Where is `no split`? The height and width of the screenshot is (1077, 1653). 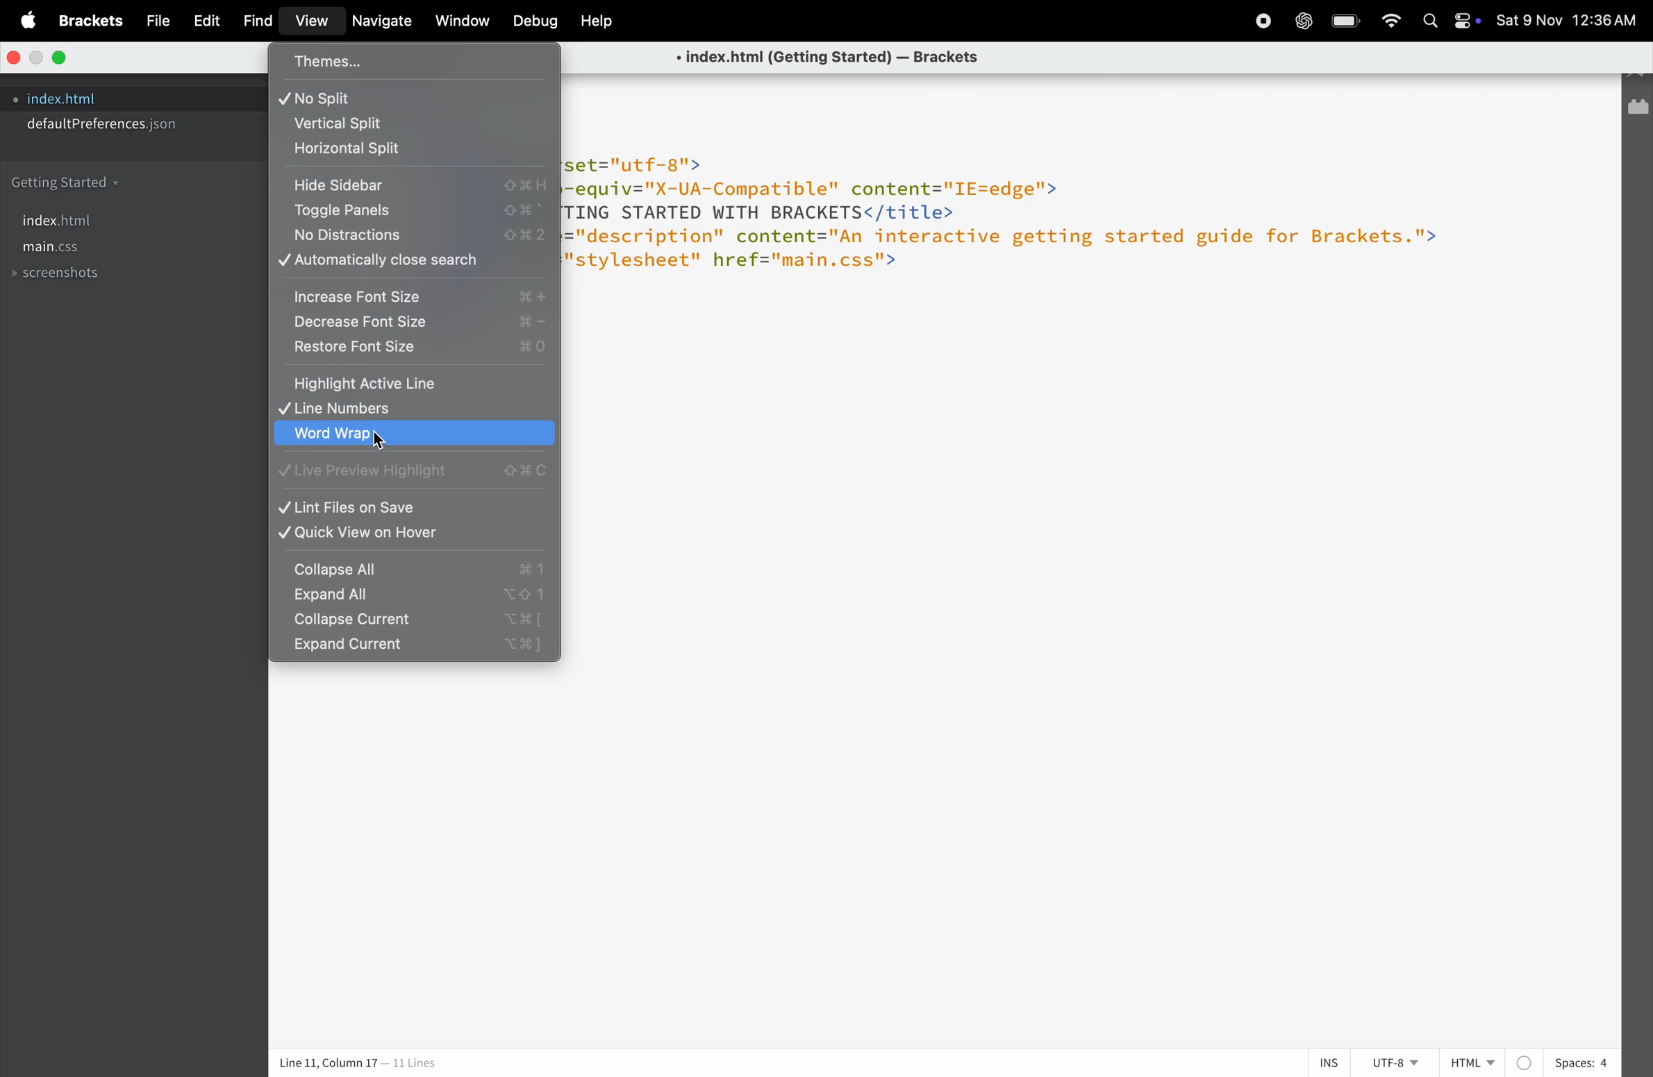
no split is located at coordinates (408, 97).